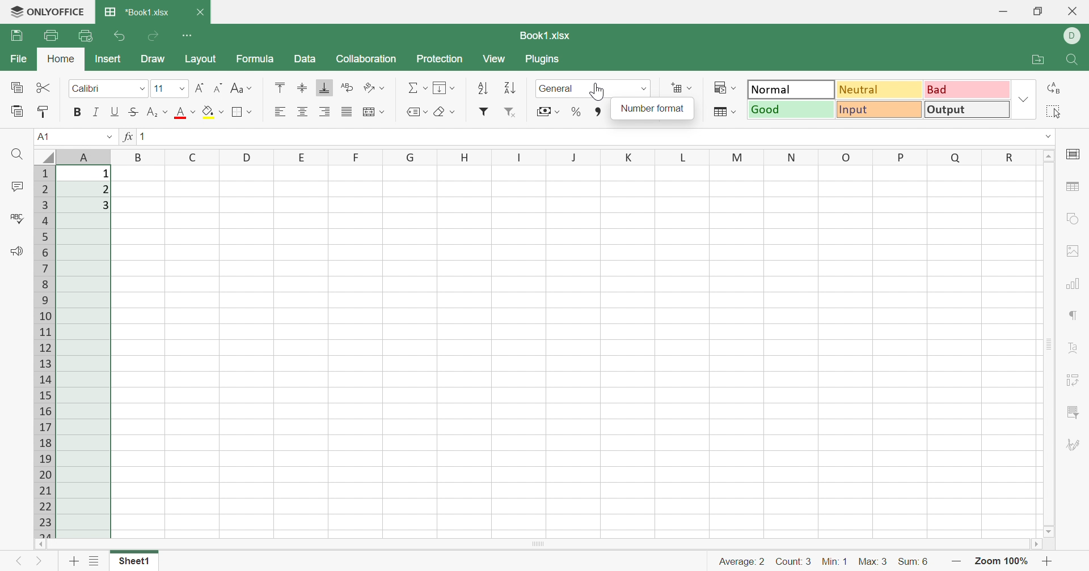  I want to click on fx, so click(126, 137).